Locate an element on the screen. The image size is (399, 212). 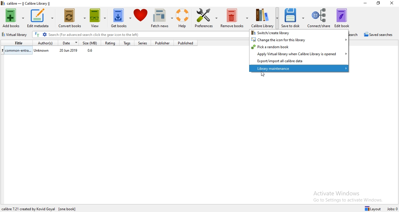
Edit book is located at coordinates (345, 17).